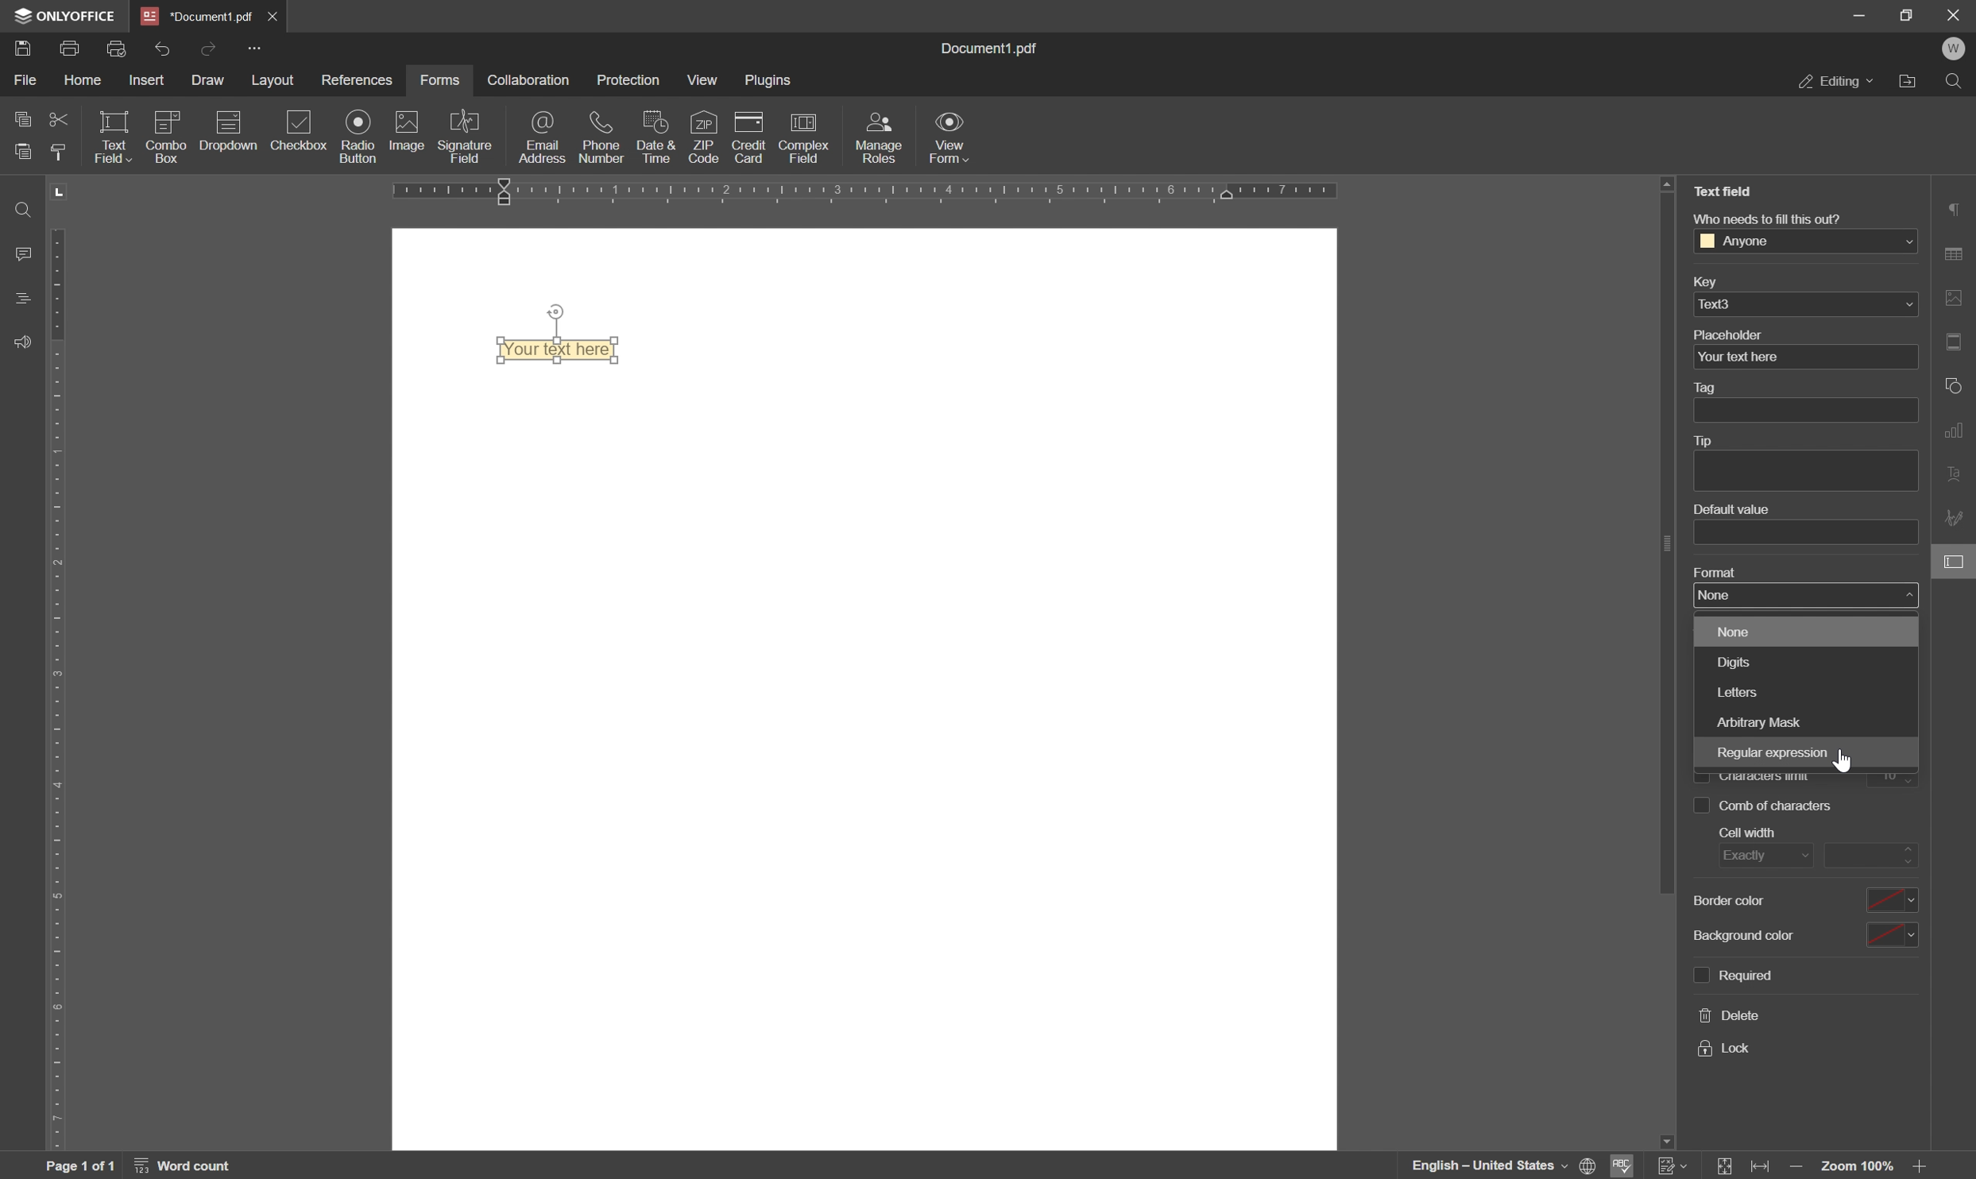  I want to click on checkbox, so click(1700, 806).